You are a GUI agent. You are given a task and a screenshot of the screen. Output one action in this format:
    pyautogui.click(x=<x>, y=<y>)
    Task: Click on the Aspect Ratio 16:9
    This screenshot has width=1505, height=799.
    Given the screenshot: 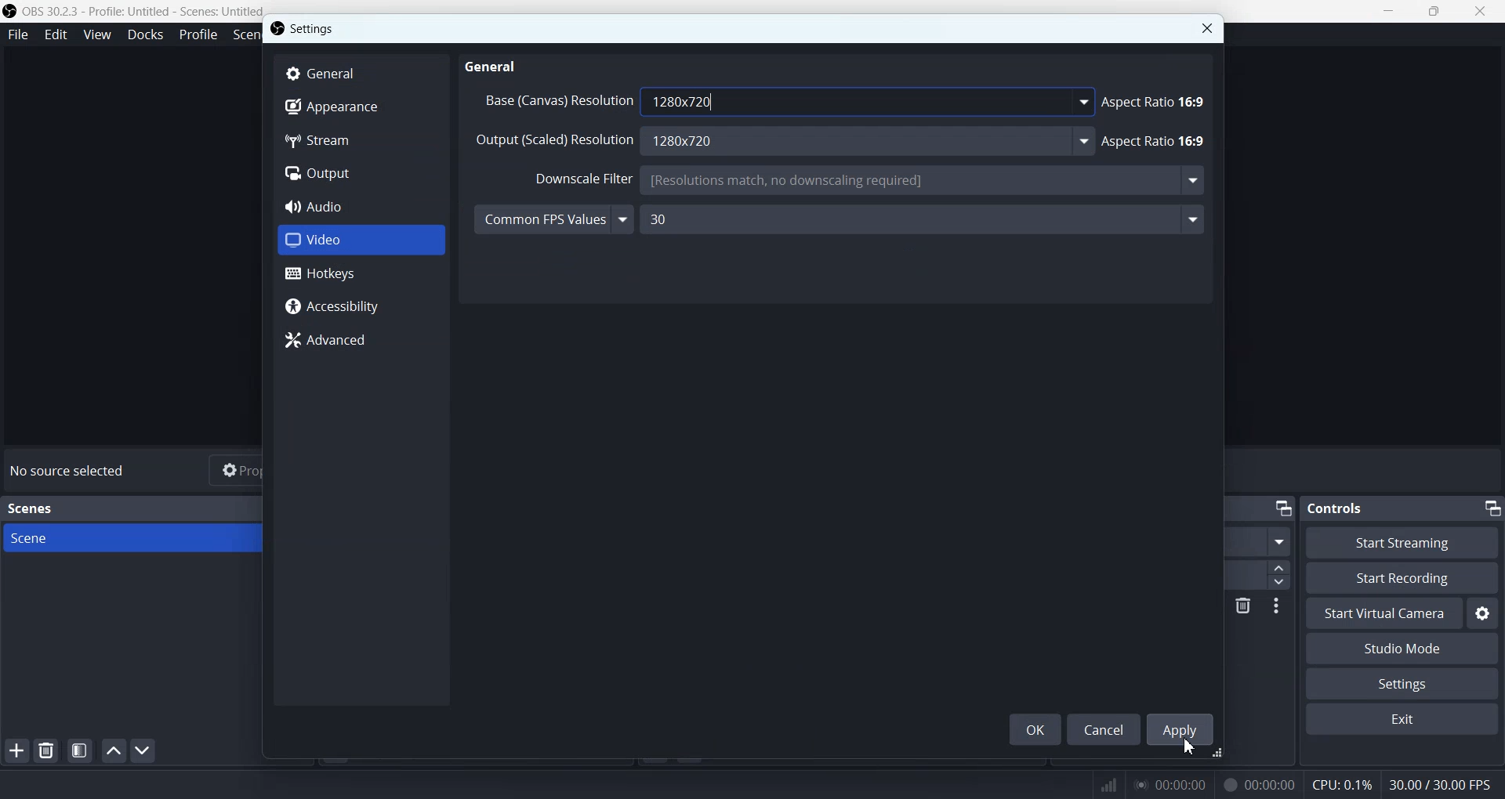 What is the action you would take?
    pyautogui.click(x=1155, y=103)
    